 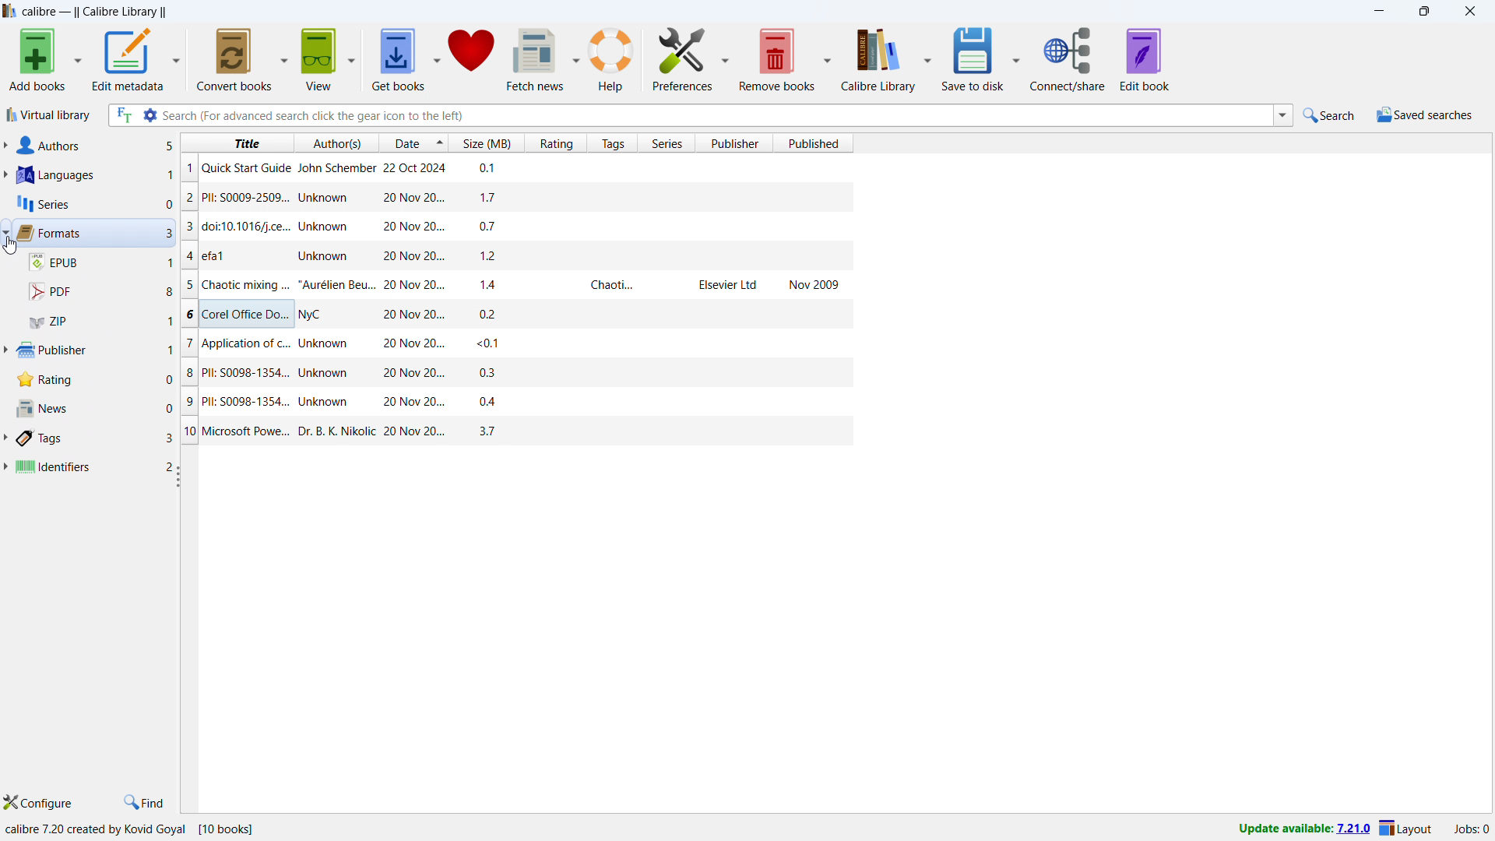 What do you see at coordinates (726, 57) in the screenshot?
I see `preferences options` at bounding box center [726, 57].